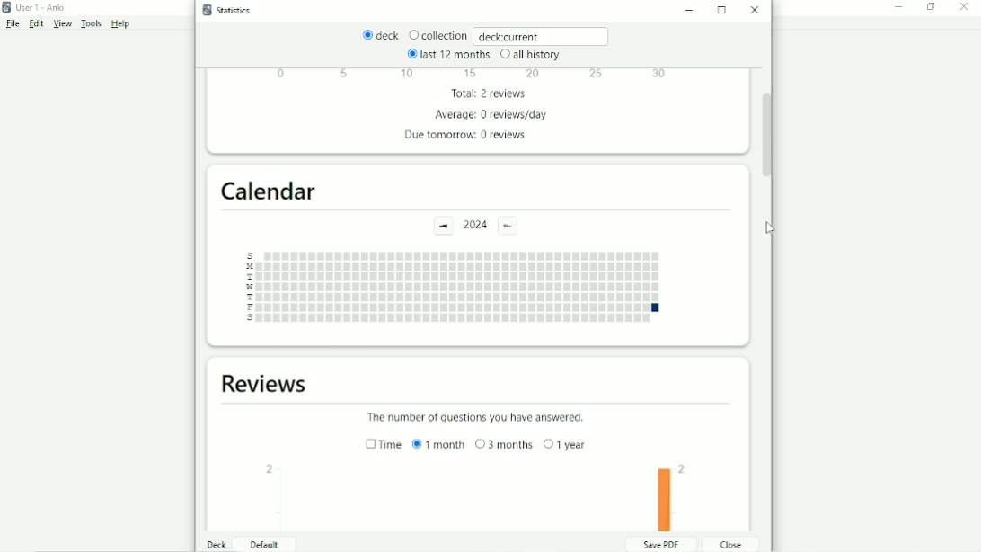 This screenshot has width=981, height=552. What do you see at coordinates (505, 444) in the screenshot?
I see `3 months` at bounding box center [505, 444].